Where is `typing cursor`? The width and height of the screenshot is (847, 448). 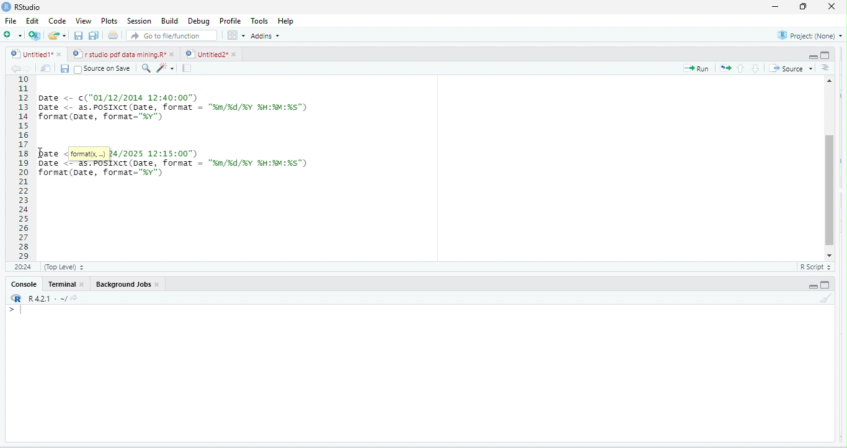
typing cursor is located at coordinates (22, 315).